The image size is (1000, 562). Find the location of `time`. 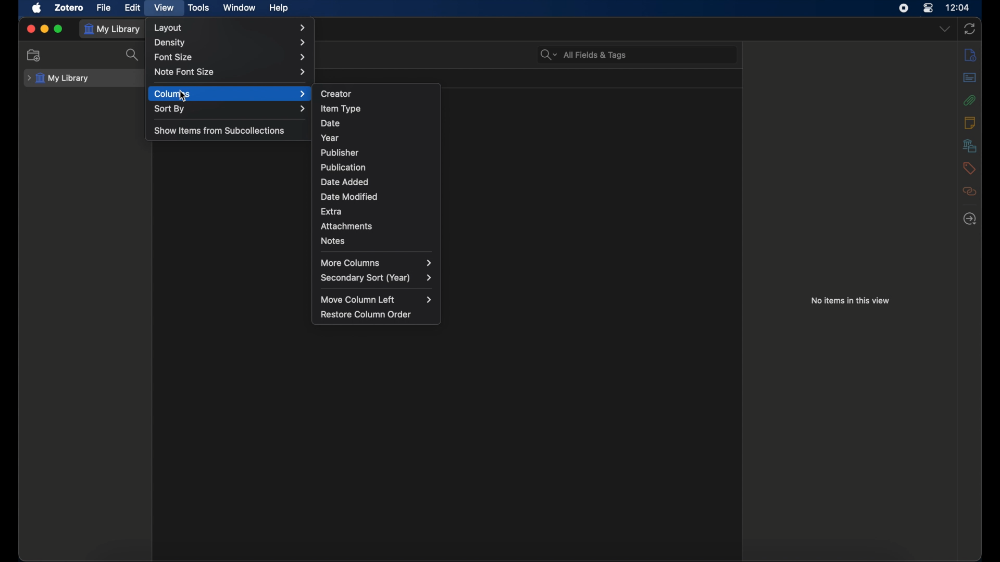

time is located at coordinates (957, 7).